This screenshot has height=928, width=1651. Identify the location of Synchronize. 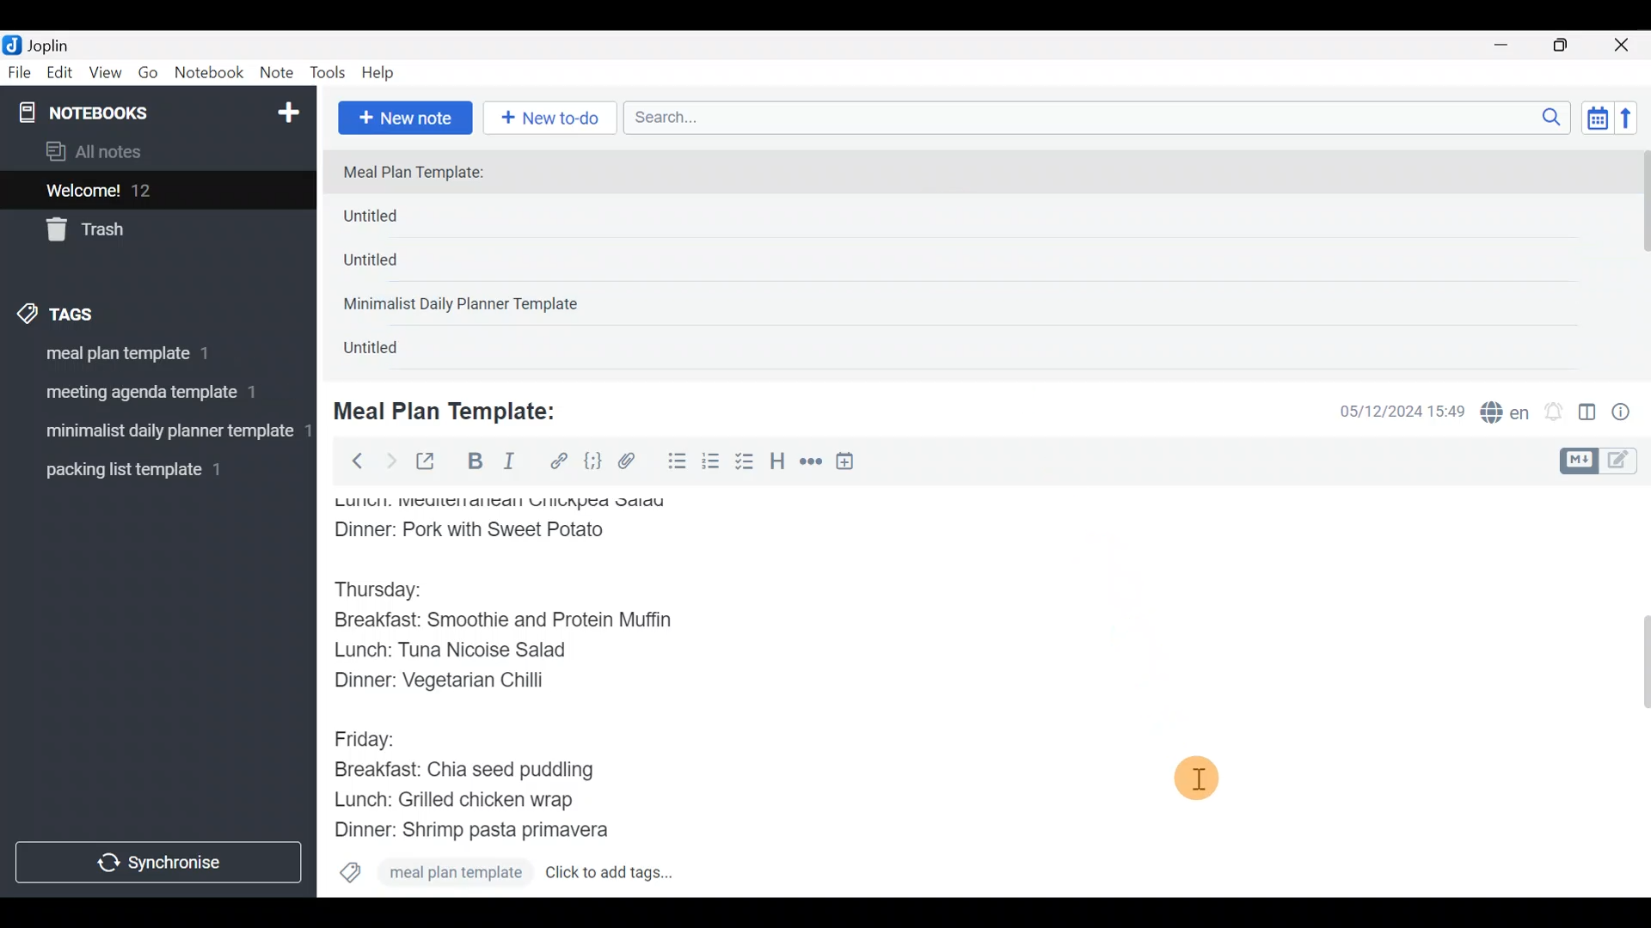
(161, 862).